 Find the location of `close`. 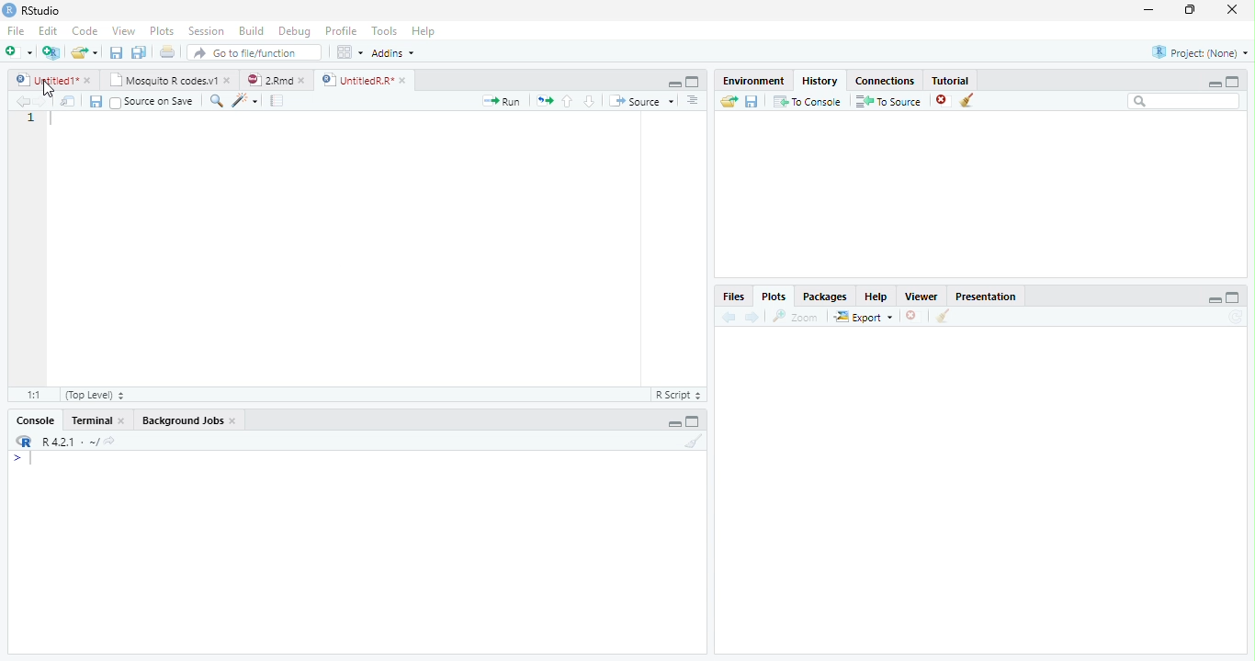

close is located at coordinates (912, 316).